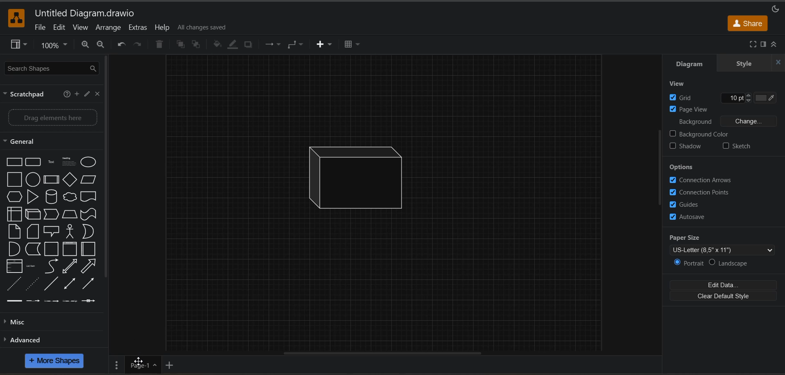 Image resolution: width=785 pixels, height=375 pixels. Describe the element at coordinates (54, 361) in the screenshot. I see `more shapes` at that location.